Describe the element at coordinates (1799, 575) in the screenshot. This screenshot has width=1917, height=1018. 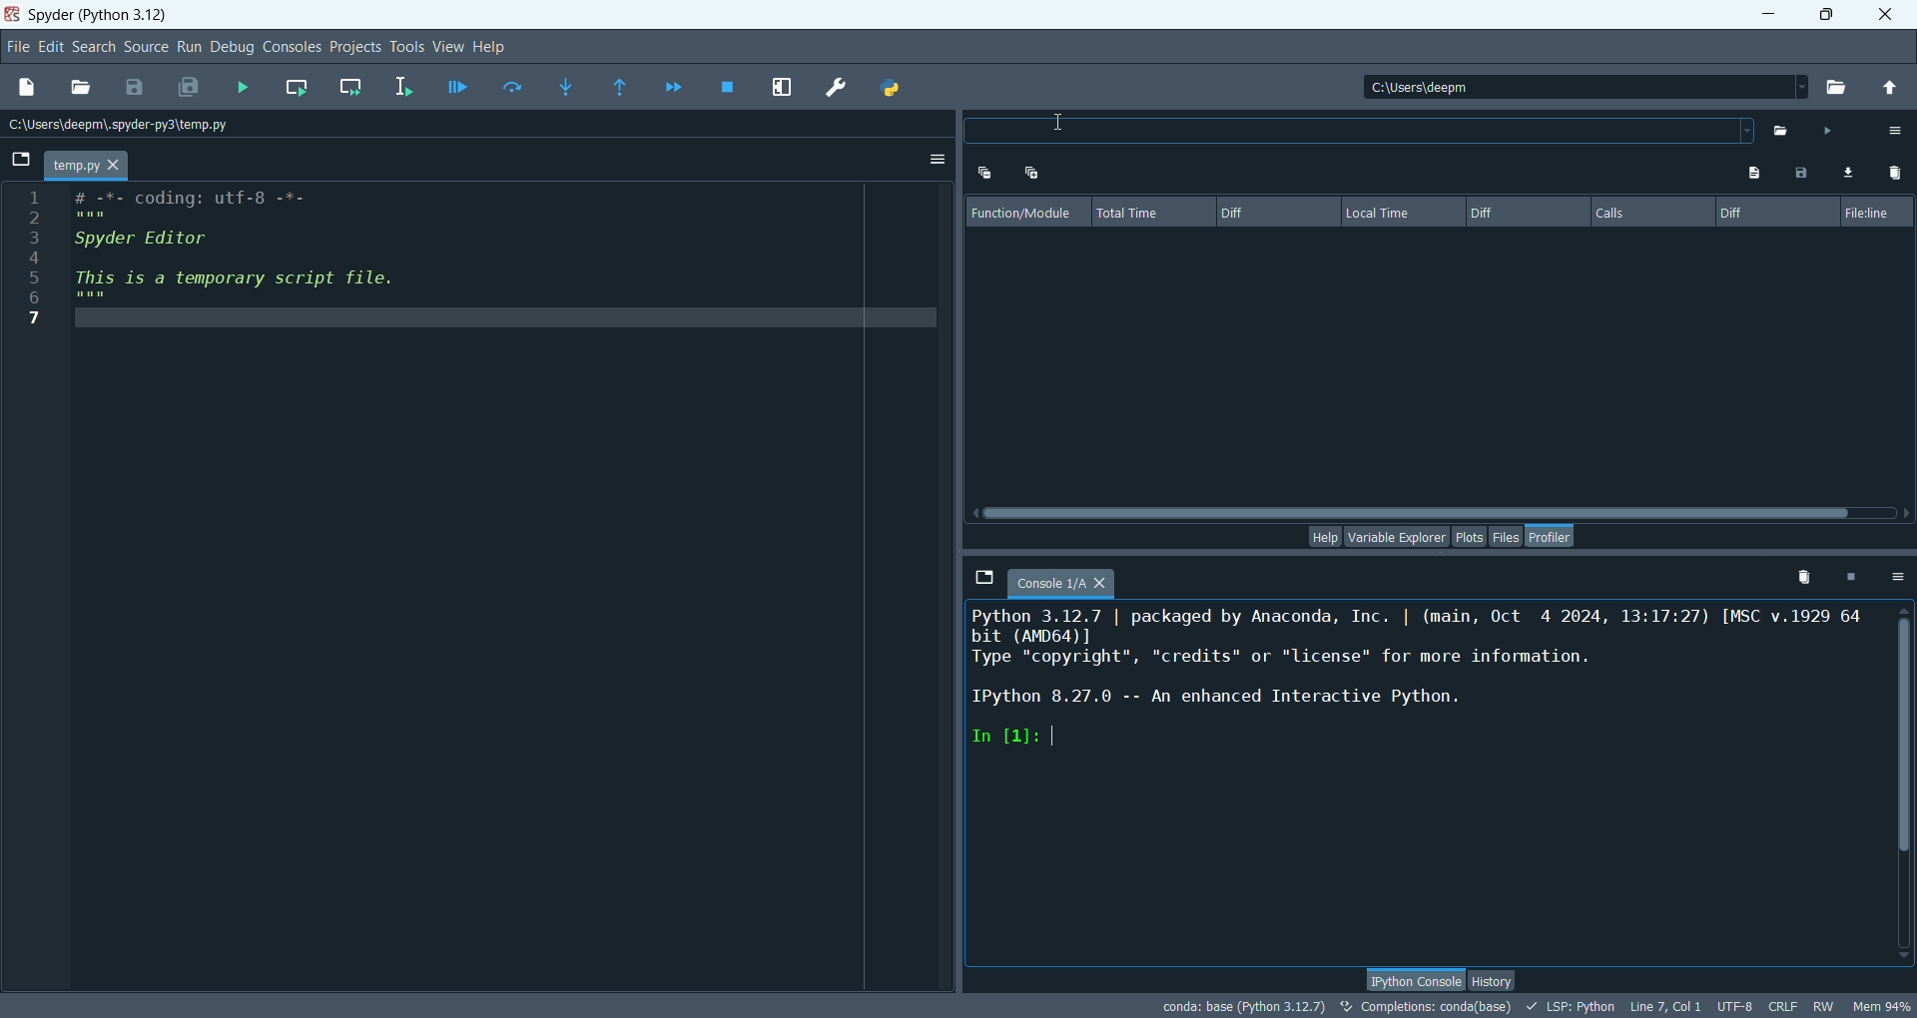
I see `remove` at that location.